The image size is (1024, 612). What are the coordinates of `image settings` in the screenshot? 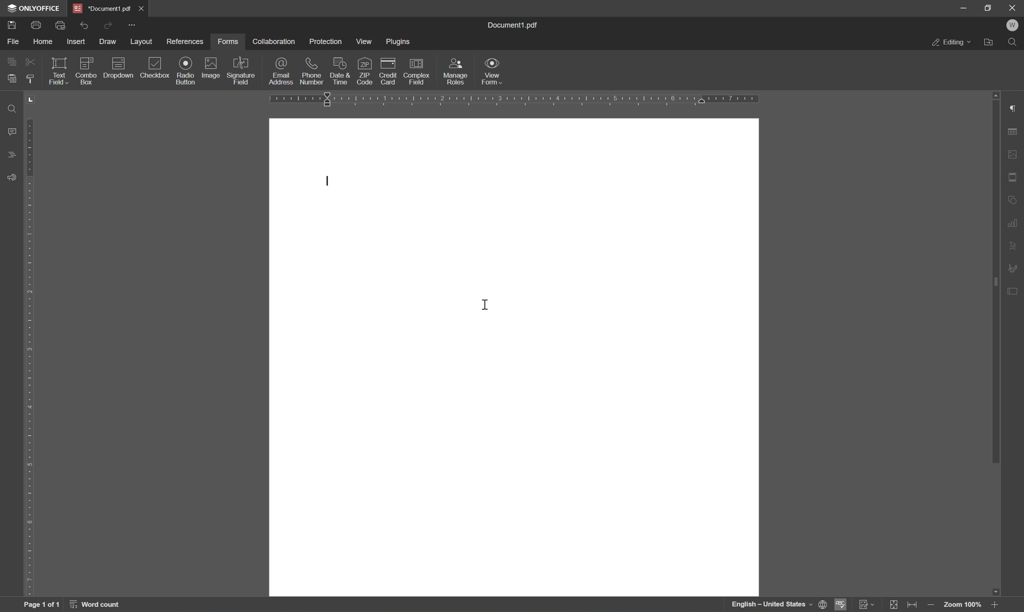 It's located at (1015, 151).